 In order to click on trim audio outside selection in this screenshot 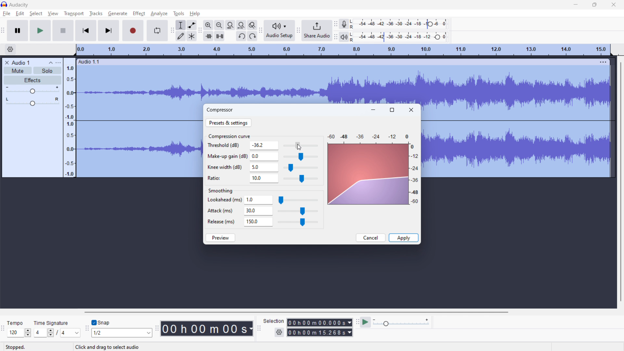, I will do `click(209, 36)`.